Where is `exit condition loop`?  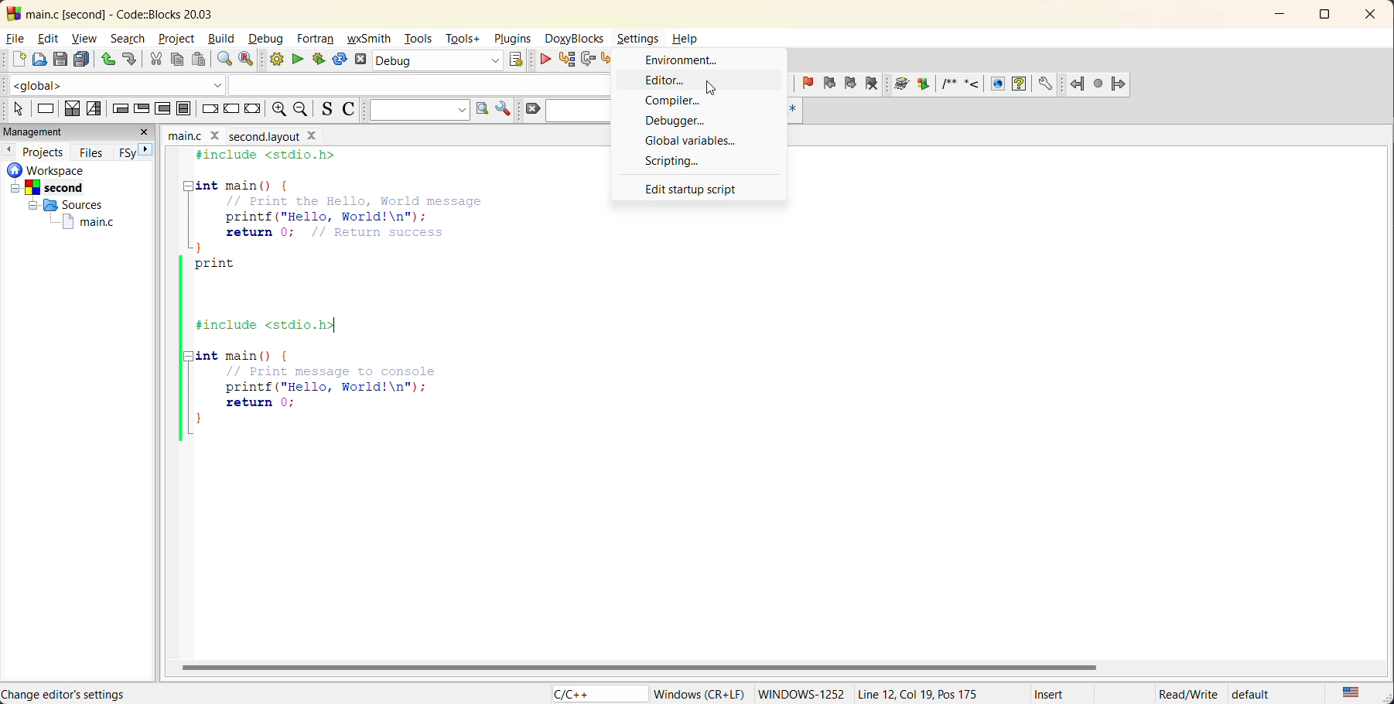
exit condition loop is located at coordinates (139, 108).